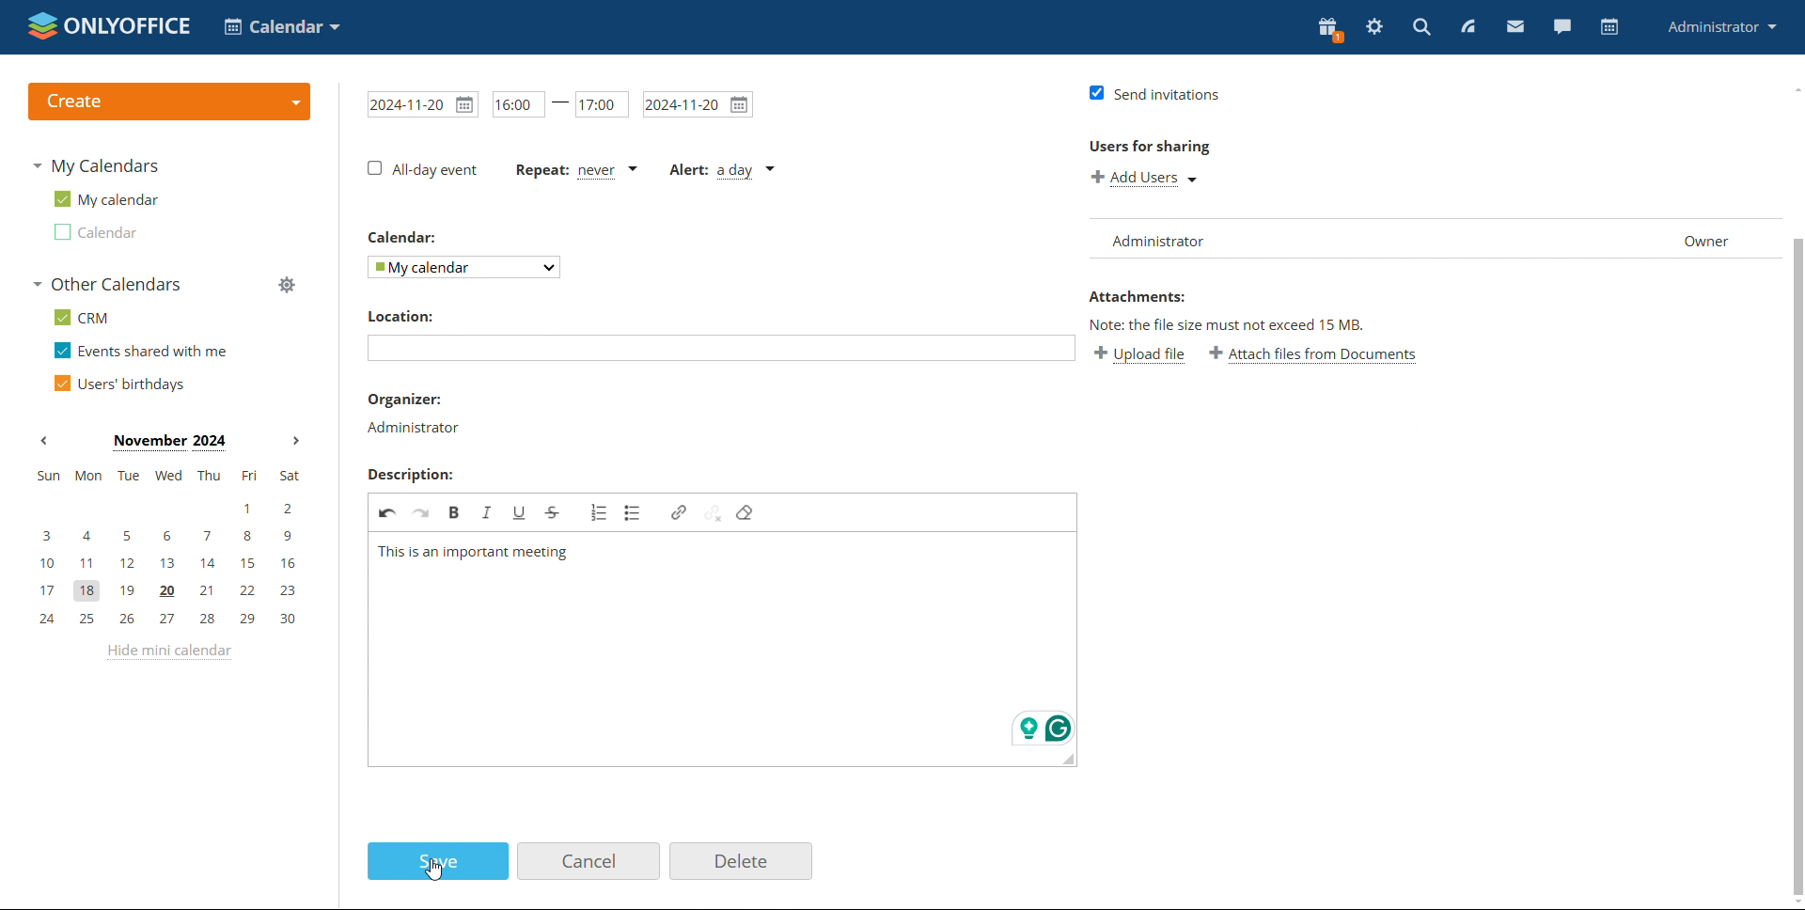  What do you see at coordinates (287, 285) in the screenshot?
I see `manage` at bounding box center [287, 285].